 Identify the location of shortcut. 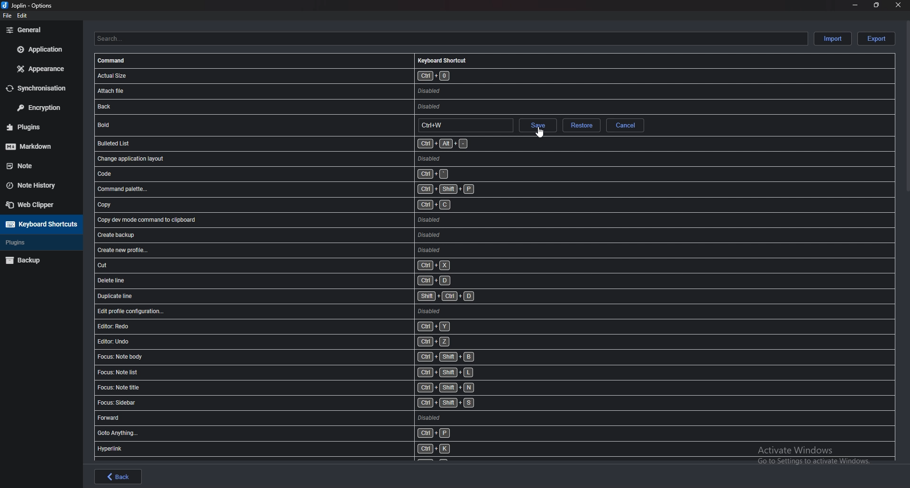
(304, 204).